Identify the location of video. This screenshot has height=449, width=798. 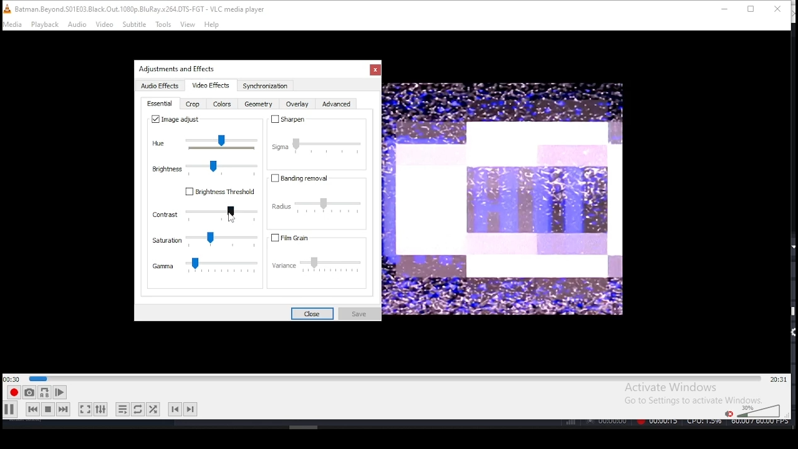
(105, 25).